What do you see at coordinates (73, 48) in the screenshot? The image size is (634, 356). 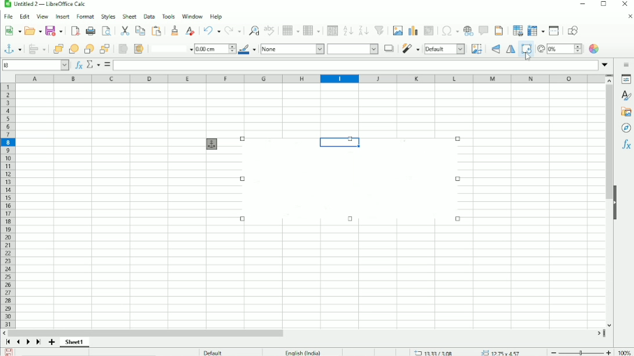 I see `Forward one` at bounding box center [73, 48].